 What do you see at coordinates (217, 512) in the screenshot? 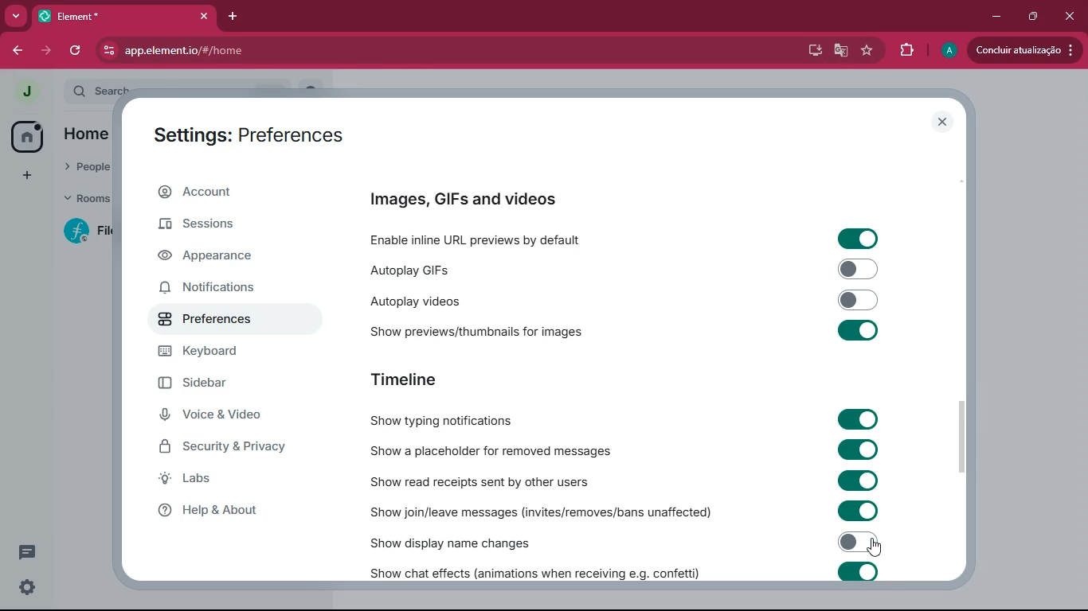
I see `help & about` at bounding box center [217, 512].